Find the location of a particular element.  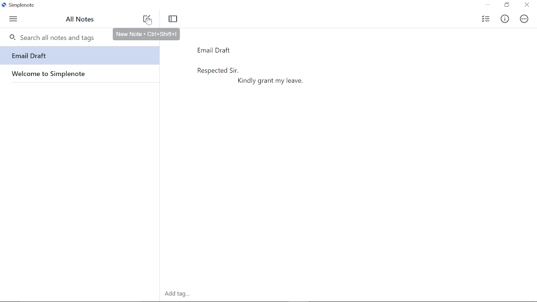

Restore down is located at coordinates (507, 5).